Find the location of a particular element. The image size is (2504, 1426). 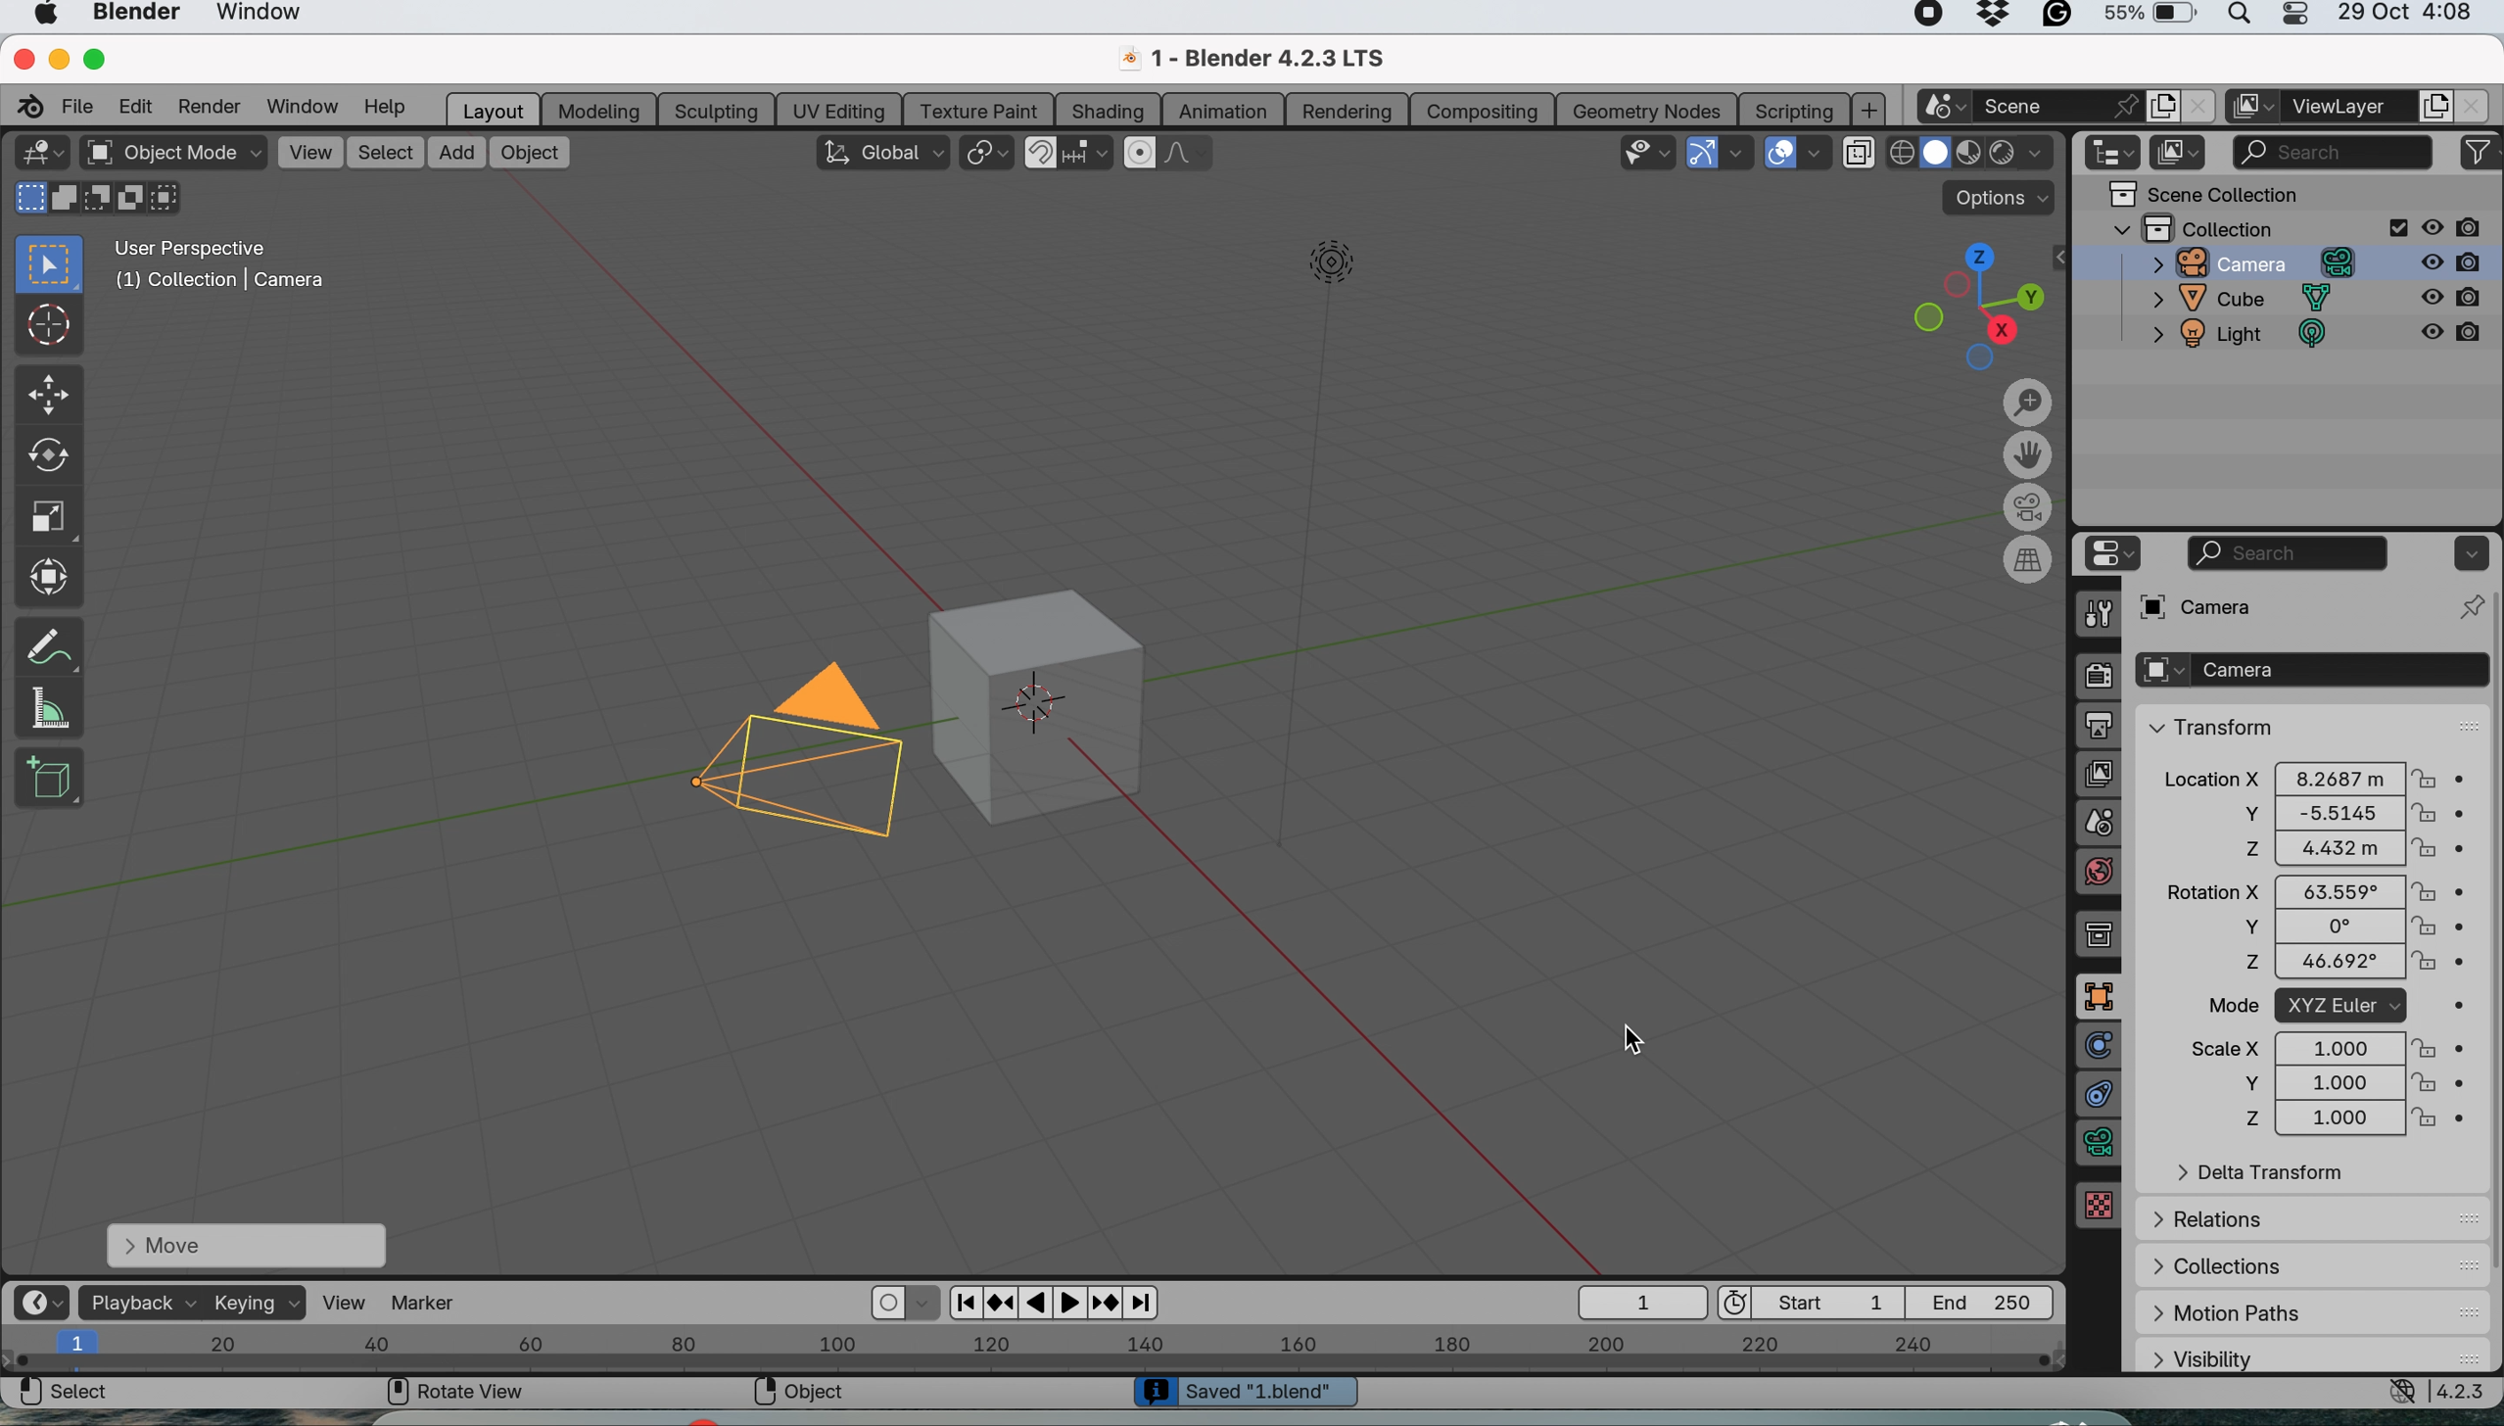

texture paint is located at coordinates (982, 109).